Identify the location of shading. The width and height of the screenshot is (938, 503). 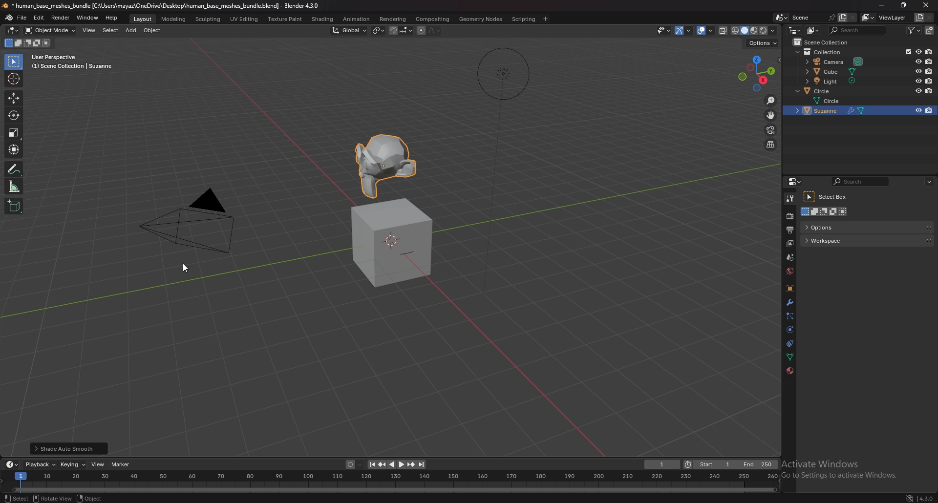
(323, 19).